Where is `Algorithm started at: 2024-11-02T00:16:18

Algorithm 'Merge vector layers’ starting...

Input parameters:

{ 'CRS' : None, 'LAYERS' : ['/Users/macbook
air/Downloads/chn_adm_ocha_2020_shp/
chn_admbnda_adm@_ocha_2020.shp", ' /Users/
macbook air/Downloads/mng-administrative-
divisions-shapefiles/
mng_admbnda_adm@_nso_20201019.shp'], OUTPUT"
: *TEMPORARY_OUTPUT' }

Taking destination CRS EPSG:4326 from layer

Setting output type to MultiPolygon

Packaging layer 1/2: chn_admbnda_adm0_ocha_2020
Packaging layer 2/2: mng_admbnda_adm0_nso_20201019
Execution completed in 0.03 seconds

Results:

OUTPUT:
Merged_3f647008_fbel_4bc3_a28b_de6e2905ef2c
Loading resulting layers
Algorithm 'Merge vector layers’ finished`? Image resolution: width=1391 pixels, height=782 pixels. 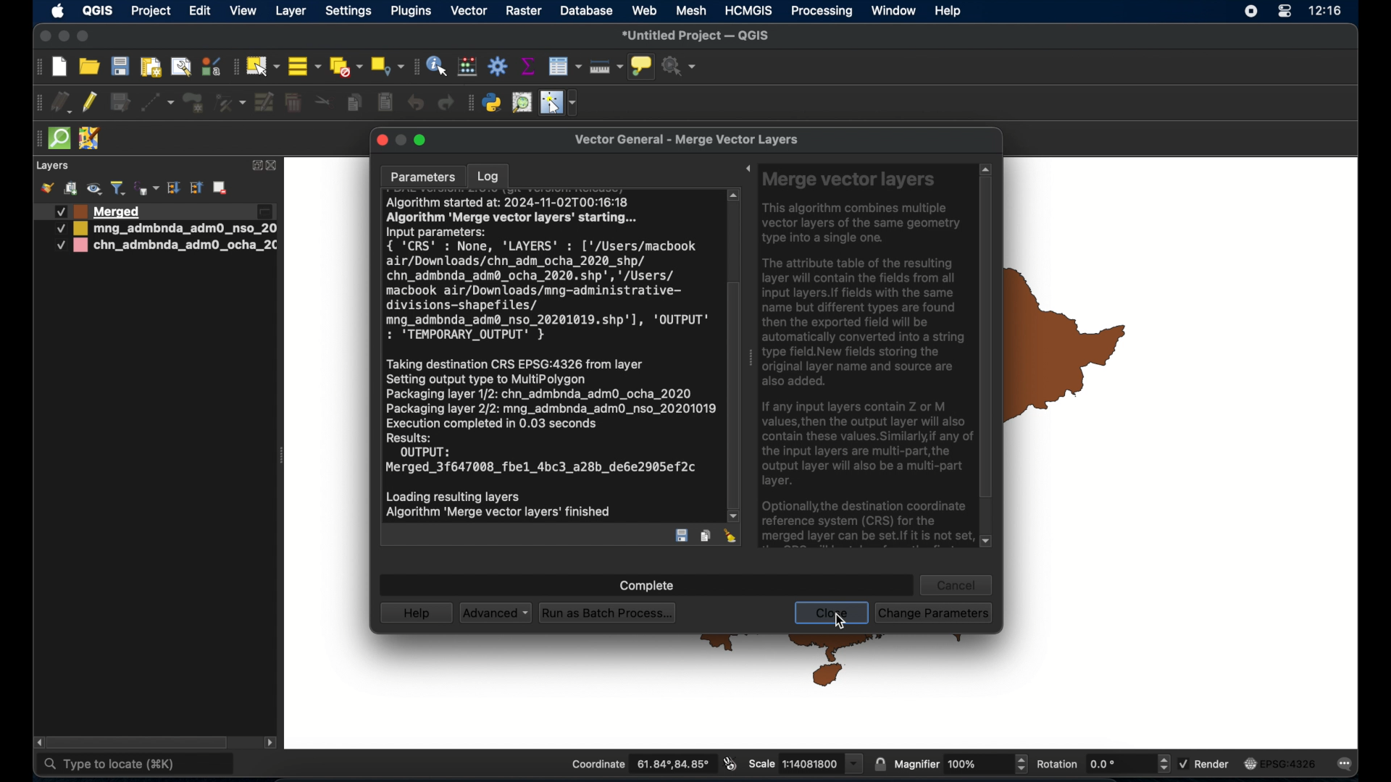
Algorithm started at: 2024-11-02T00:16:18

Algorithm 'Merge vector layers’ starting...

Input parameters:

{ 'CRS' : None, 'LAYERS' : ['/Users/macbook
air/Downloads/chn_adm_ocha_2020_shp/
chn_admbnda_adm@_ocha_2020.shp", ' /Users/
macbook air/Downloads/mng-administrative-
divisions-shapefiles/
mng_admbnda_adm@_nso_20201019.shp'], OUTPUT"
: *TEMPORARY_OUTPUT' }

Taking destination CRS EPSG:4326 from layer

Setting output type to MultiPolygon

Packaging layer 1/2: chn_admbnda_adm0_ocha_2020
Packaging layer 2/2: mng_admbnda_adm0_nso_20201019
Execution completed in 0.03 seconds

Results:

OUTPUT:
Merged_3f647008_fbel_4bc3_a28b_de6e2905ef2c
Loading resulting layers
Algorithm 'Merge vector layers’ finished is located at coordinates (551, 360).